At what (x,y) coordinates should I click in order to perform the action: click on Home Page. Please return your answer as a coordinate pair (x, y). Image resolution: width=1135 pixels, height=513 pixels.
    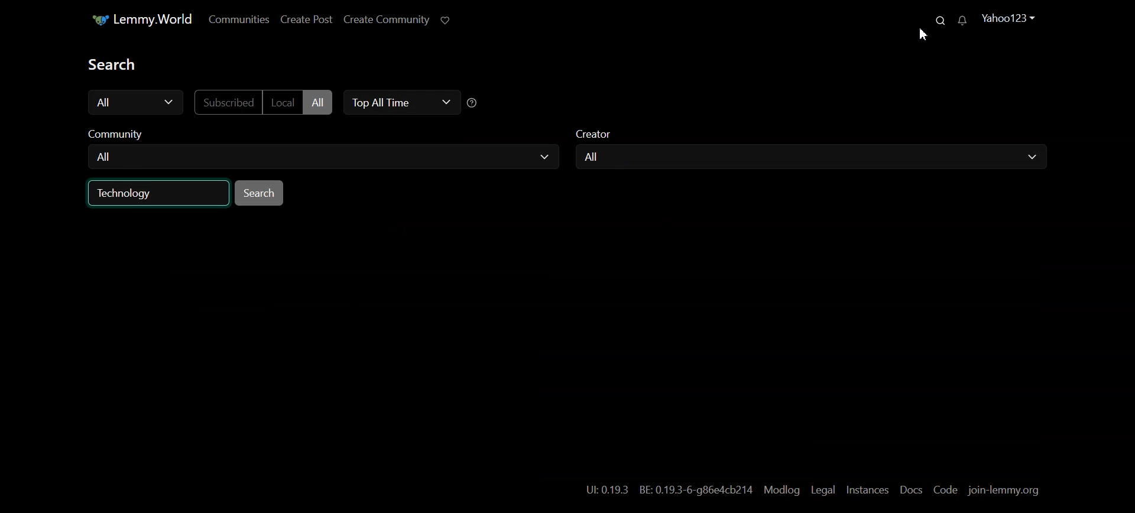
    Looking at the image, I should click on (140, 20).